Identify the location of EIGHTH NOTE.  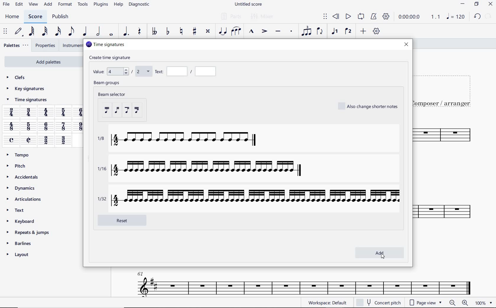
(71, 32).